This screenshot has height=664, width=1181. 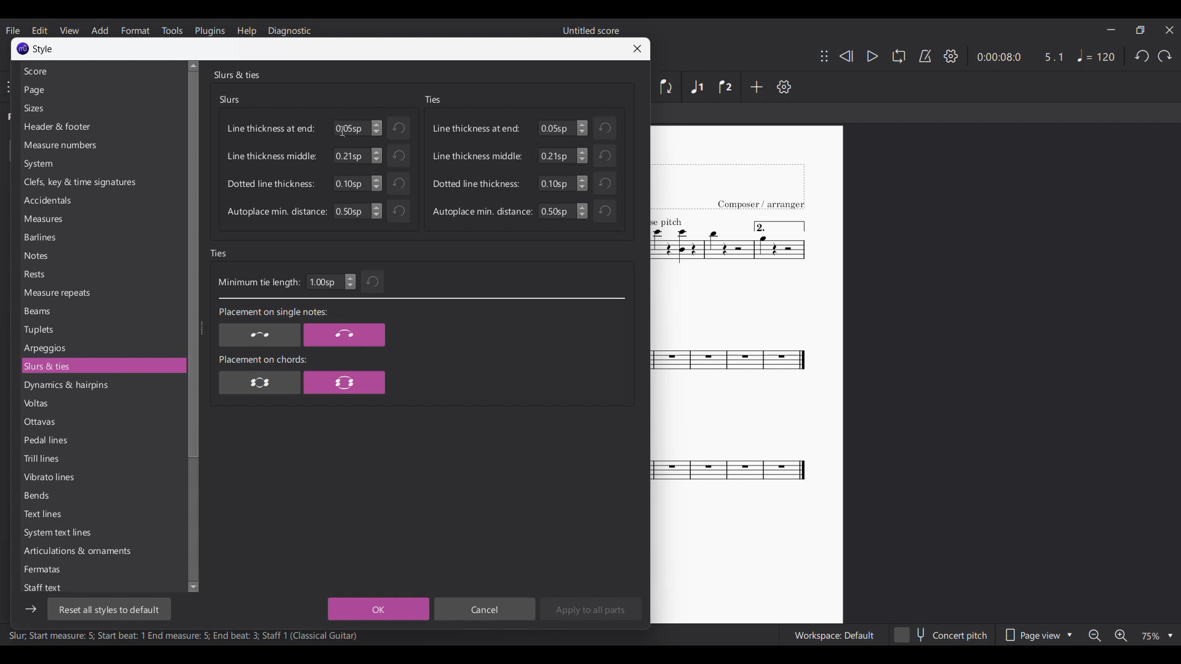 What do you see at coordinates (135, 30) in the screenshot?
I see `Format menu` at bounding box center [135, 30].